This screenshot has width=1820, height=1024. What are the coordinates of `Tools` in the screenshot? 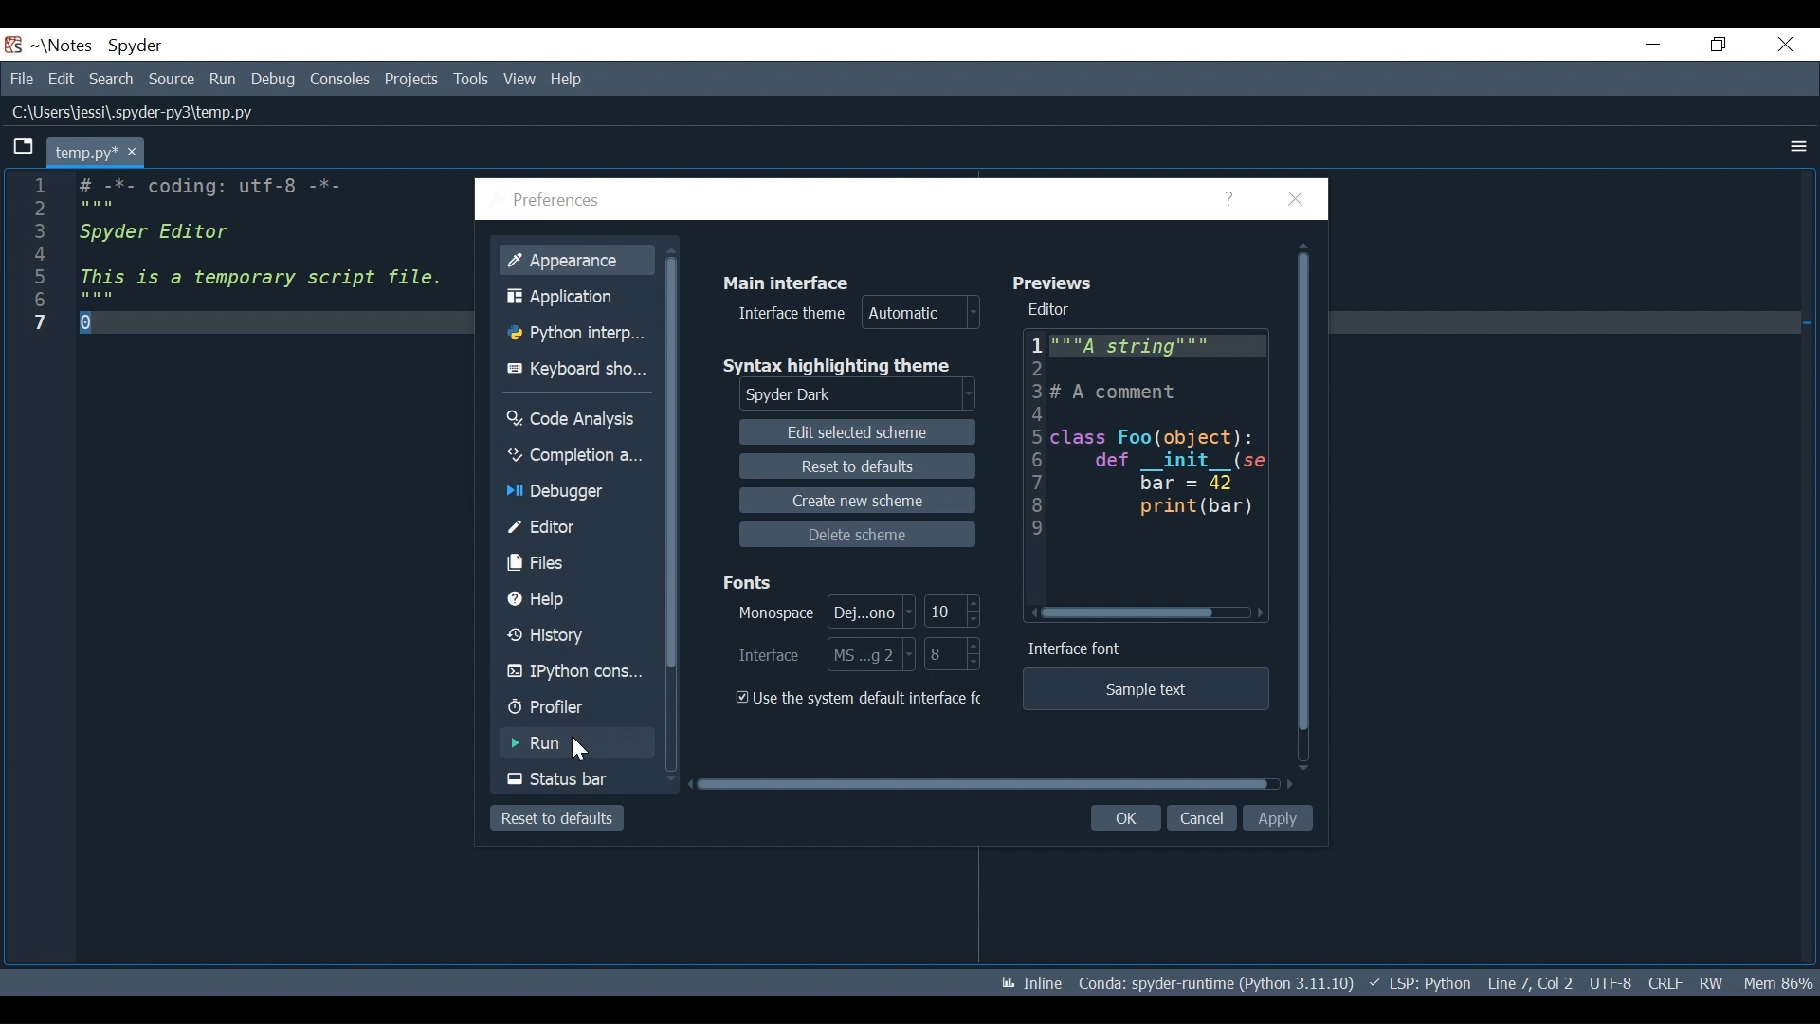 It's located at (473, 80).